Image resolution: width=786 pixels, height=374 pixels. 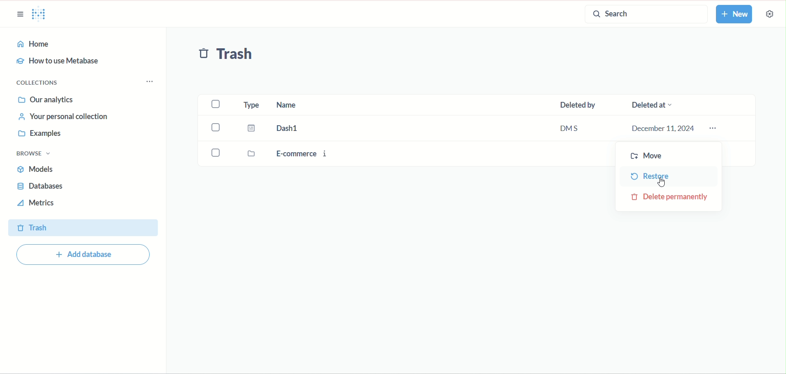 I want to click on December 11,2024, so click(x=663, y=128).